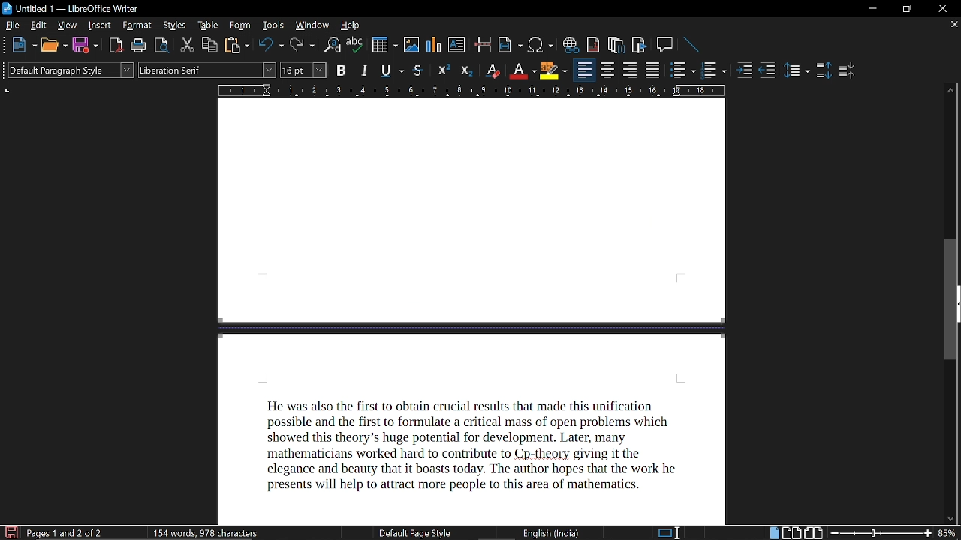 The width and height of the screenshot is (961, 540). Describe the element at coordinates (385, 46) in the screenshot. I see `Insert table` at that location.